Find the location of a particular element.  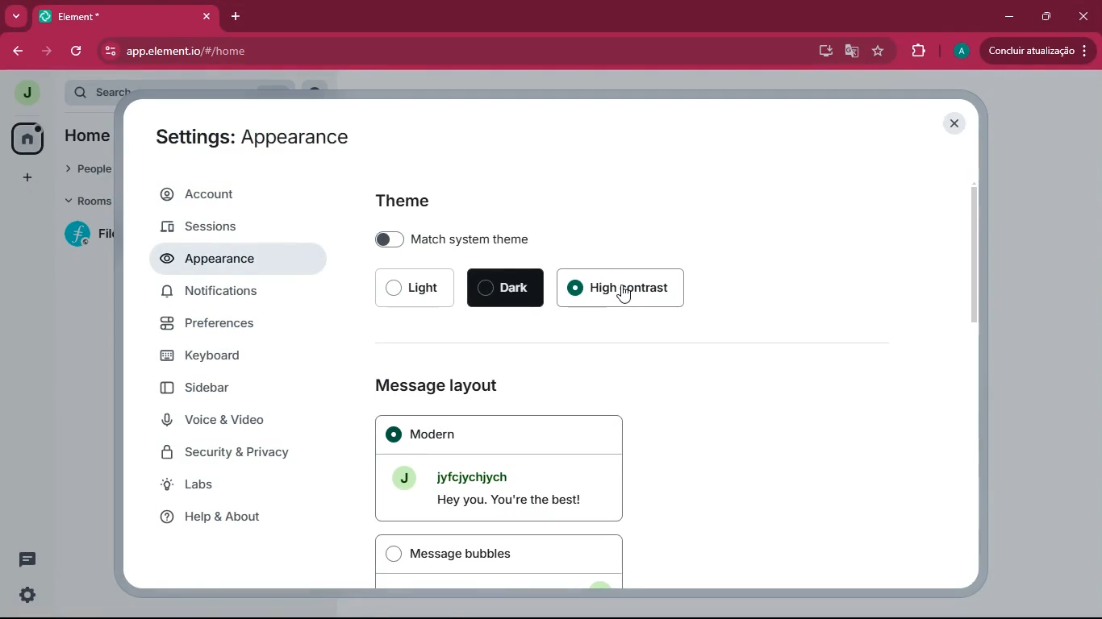

close is located at coordinates (208, 16).